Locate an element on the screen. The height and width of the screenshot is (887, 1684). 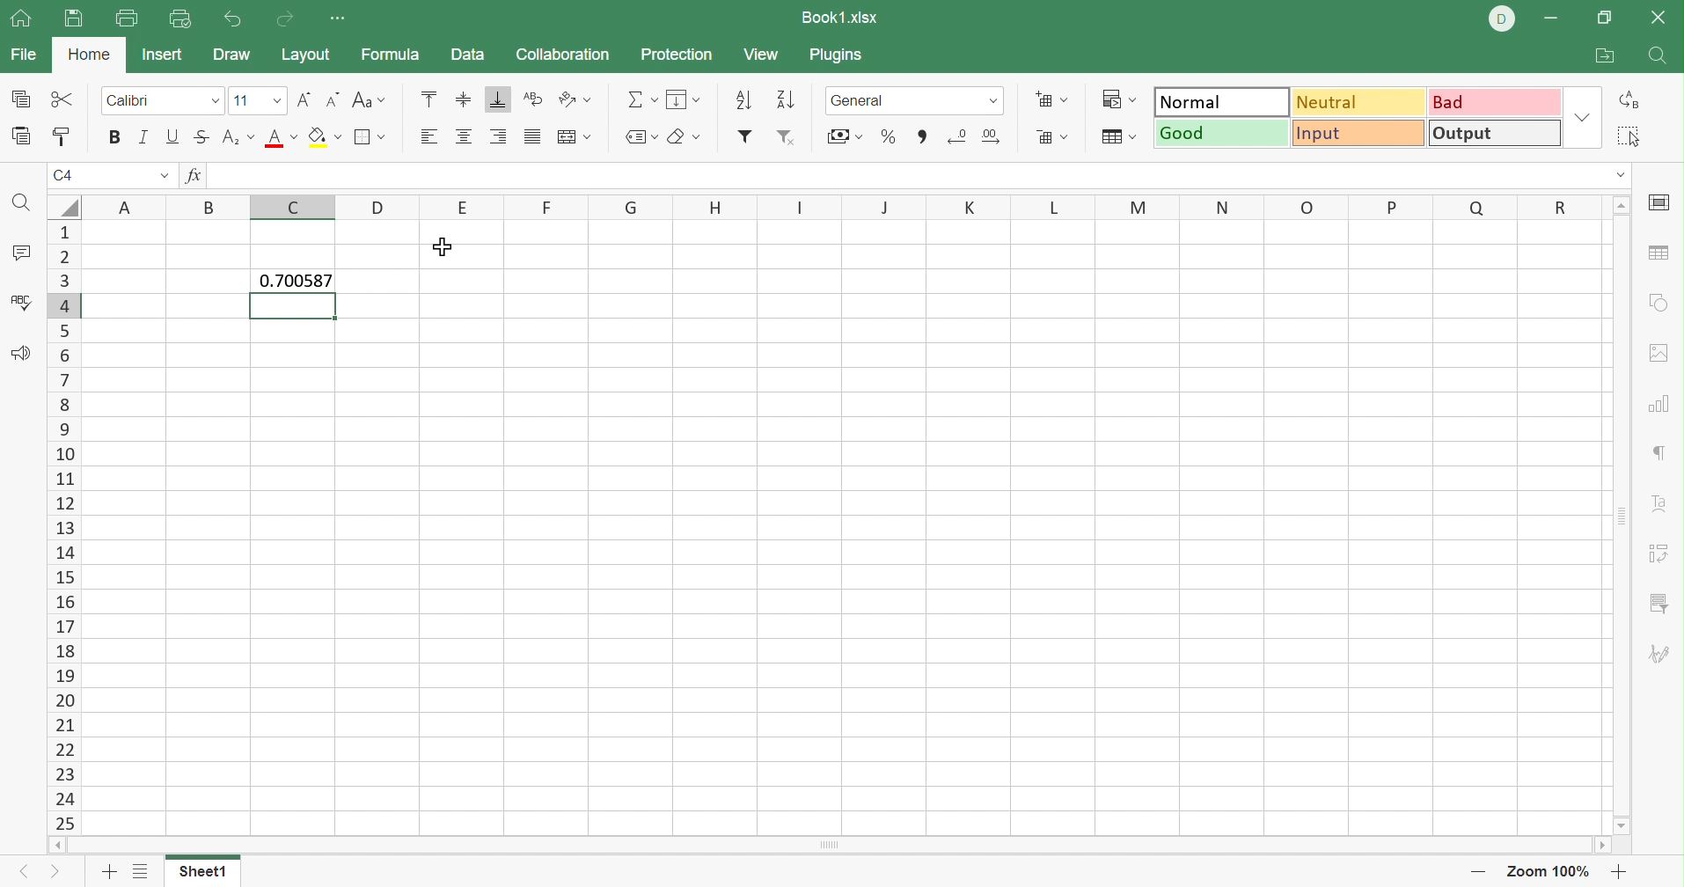
Good is located at coordinates (1222, 135).